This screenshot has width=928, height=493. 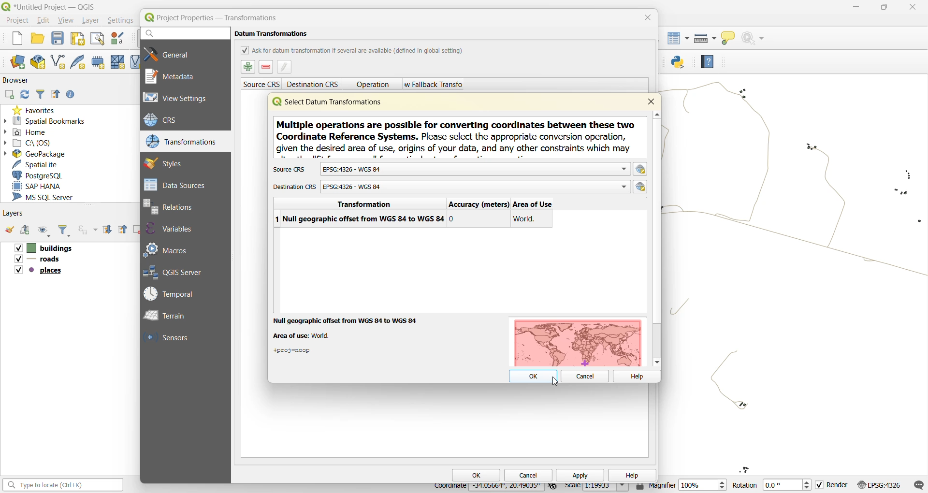 I want to click on collapse all, so click(x=123, y=230).